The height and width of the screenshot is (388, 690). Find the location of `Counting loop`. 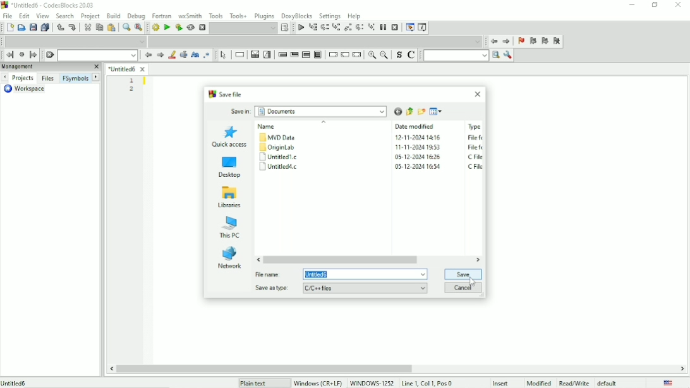

Counting loop is located at coordinates (306, 54).